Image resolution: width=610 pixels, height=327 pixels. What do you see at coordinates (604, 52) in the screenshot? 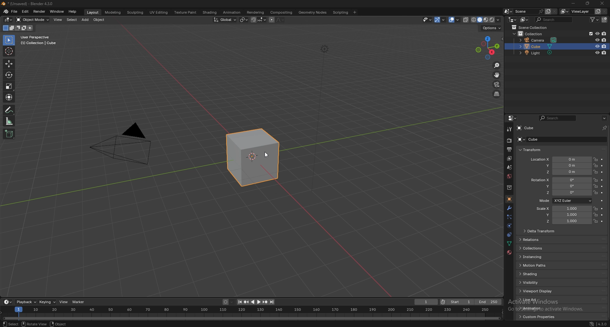
I see `disable in render` at bounding box center [604, 52].